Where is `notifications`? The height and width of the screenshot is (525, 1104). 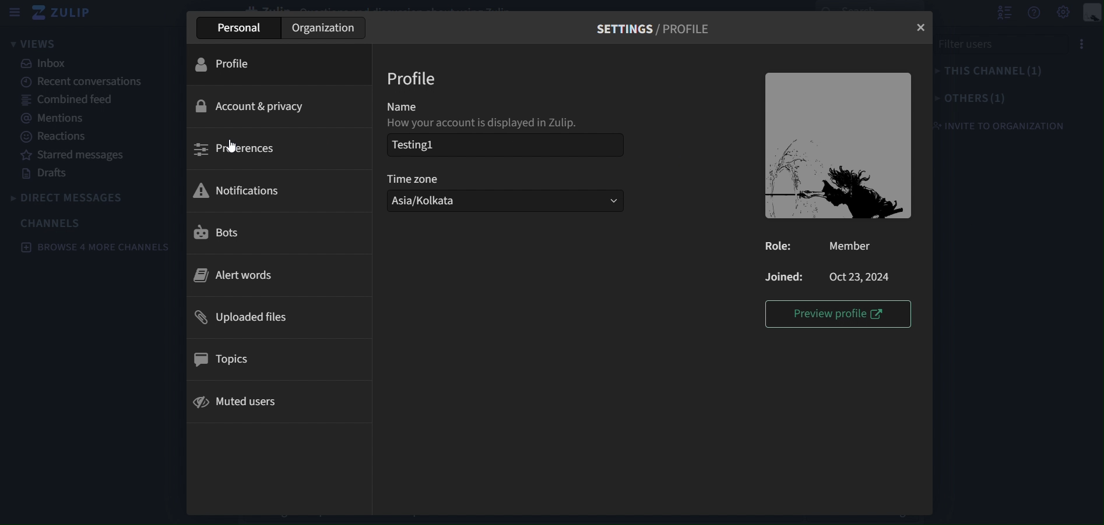
notifications is located at coordinates (277, 190).